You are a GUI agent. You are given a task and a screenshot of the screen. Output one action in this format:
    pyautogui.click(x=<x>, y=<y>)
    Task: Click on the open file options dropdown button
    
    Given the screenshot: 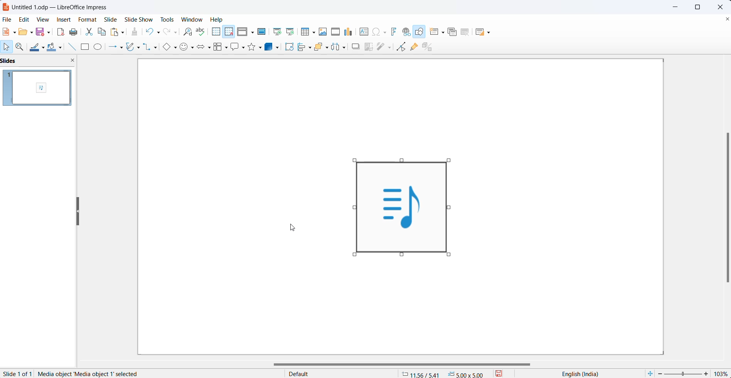 What is the action you would take?
    pyautogui.click(x=32, y=34)
    